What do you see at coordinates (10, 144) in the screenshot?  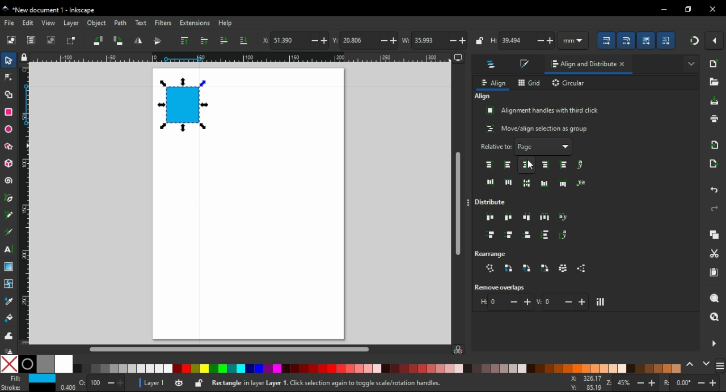 I see `star/polygon tools` at bounding box center [10, 144].